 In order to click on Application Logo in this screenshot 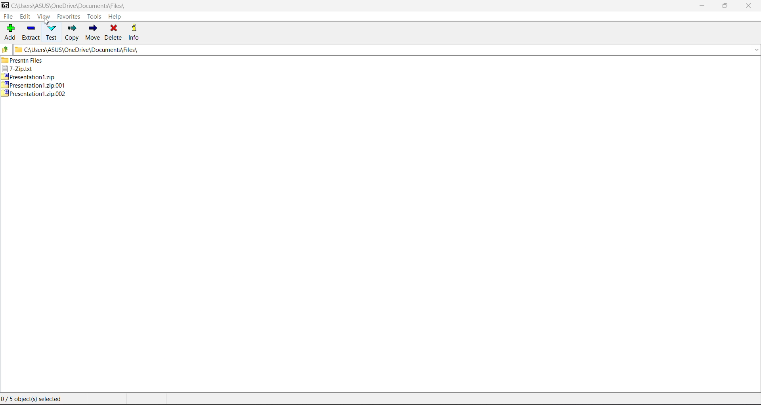, I will do `click(5, 6)`.